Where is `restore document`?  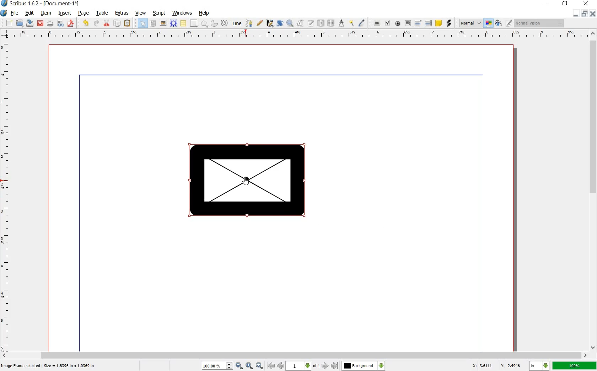 restore document is located at coordinates (585, 13).